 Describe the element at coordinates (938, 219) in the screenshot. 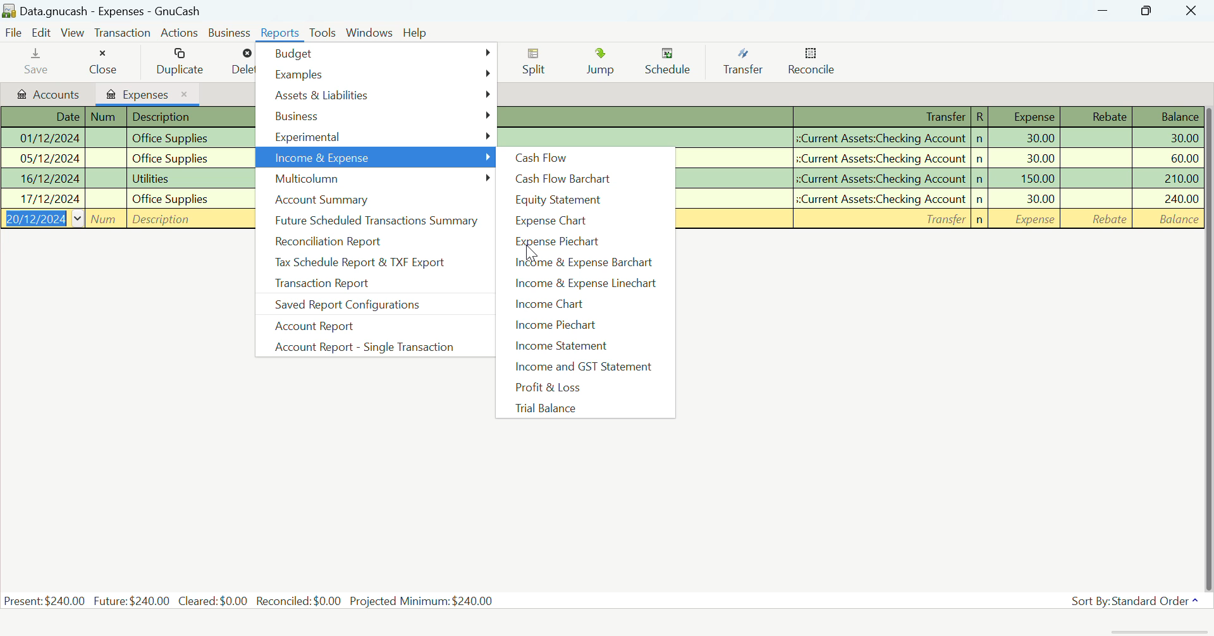

I see `New Transaction Field` at that location.